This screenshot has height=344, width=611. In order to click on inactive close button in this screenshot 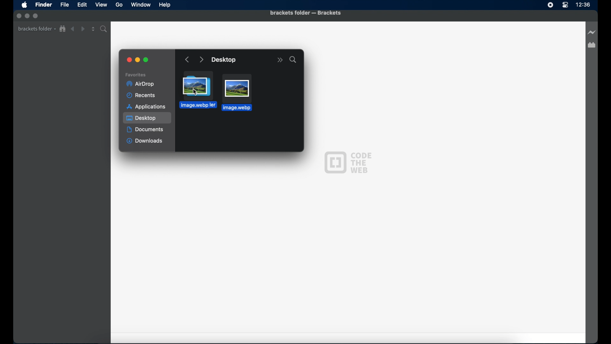, I will do `click(19, 16)`.